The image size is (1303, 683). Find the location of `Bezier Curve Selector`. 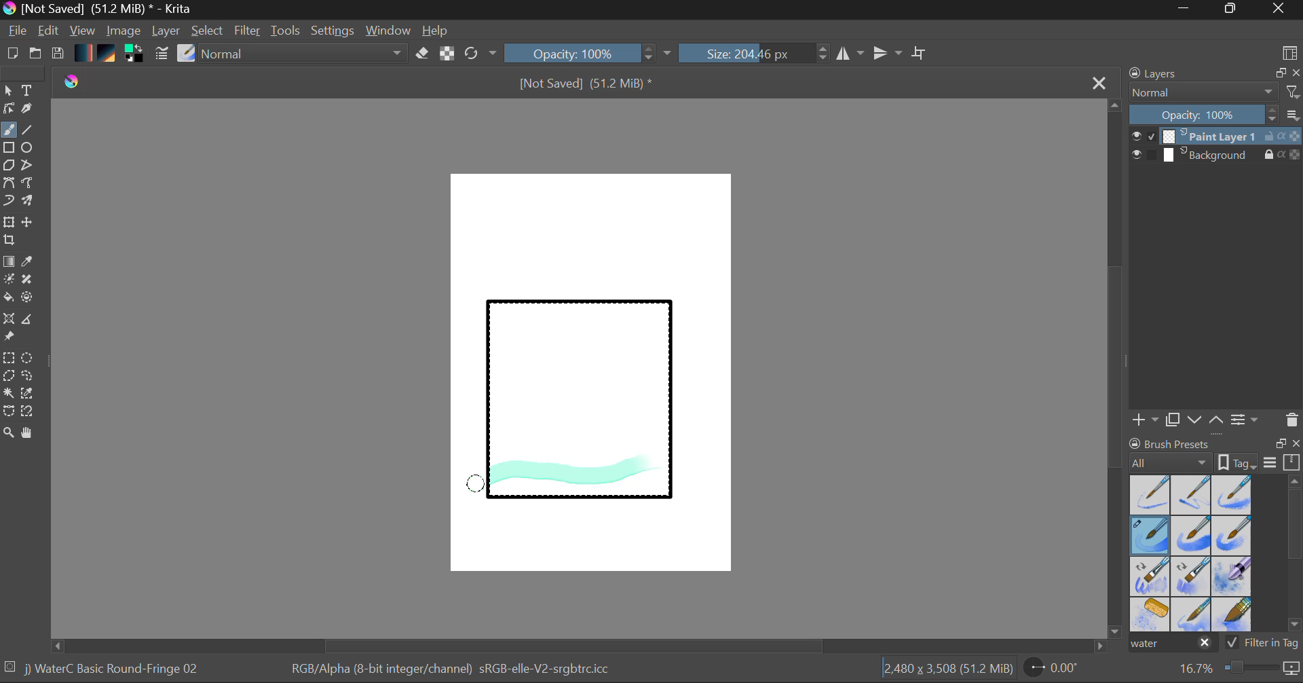

Bezier Curve Selector is located at coordinates (8, 412).